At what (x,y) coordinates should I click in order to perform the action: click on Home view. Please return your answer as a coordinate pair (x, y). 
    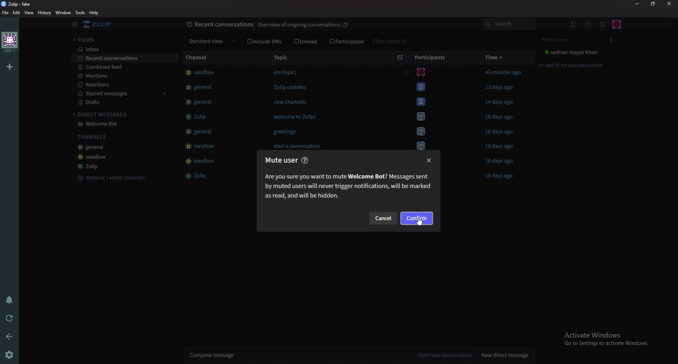
    Looking at the image, I should click on (102, 25).